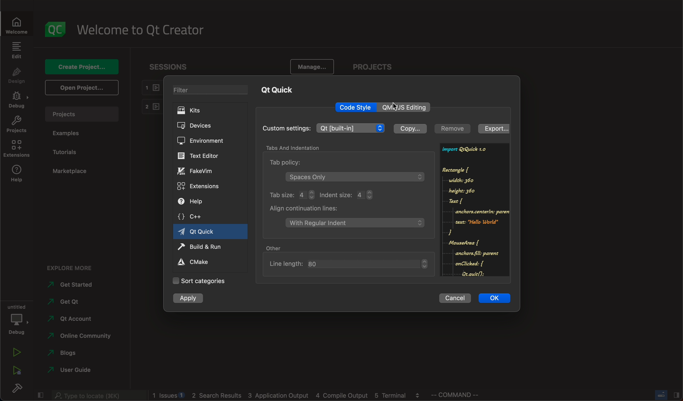 This screenshot has height=401, width=683. I want to click on started, so click(72, 285).